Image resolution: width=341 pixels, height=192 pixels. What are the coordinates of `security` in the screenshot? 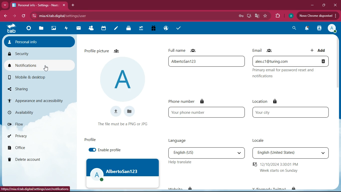 It's located at (19, 54).